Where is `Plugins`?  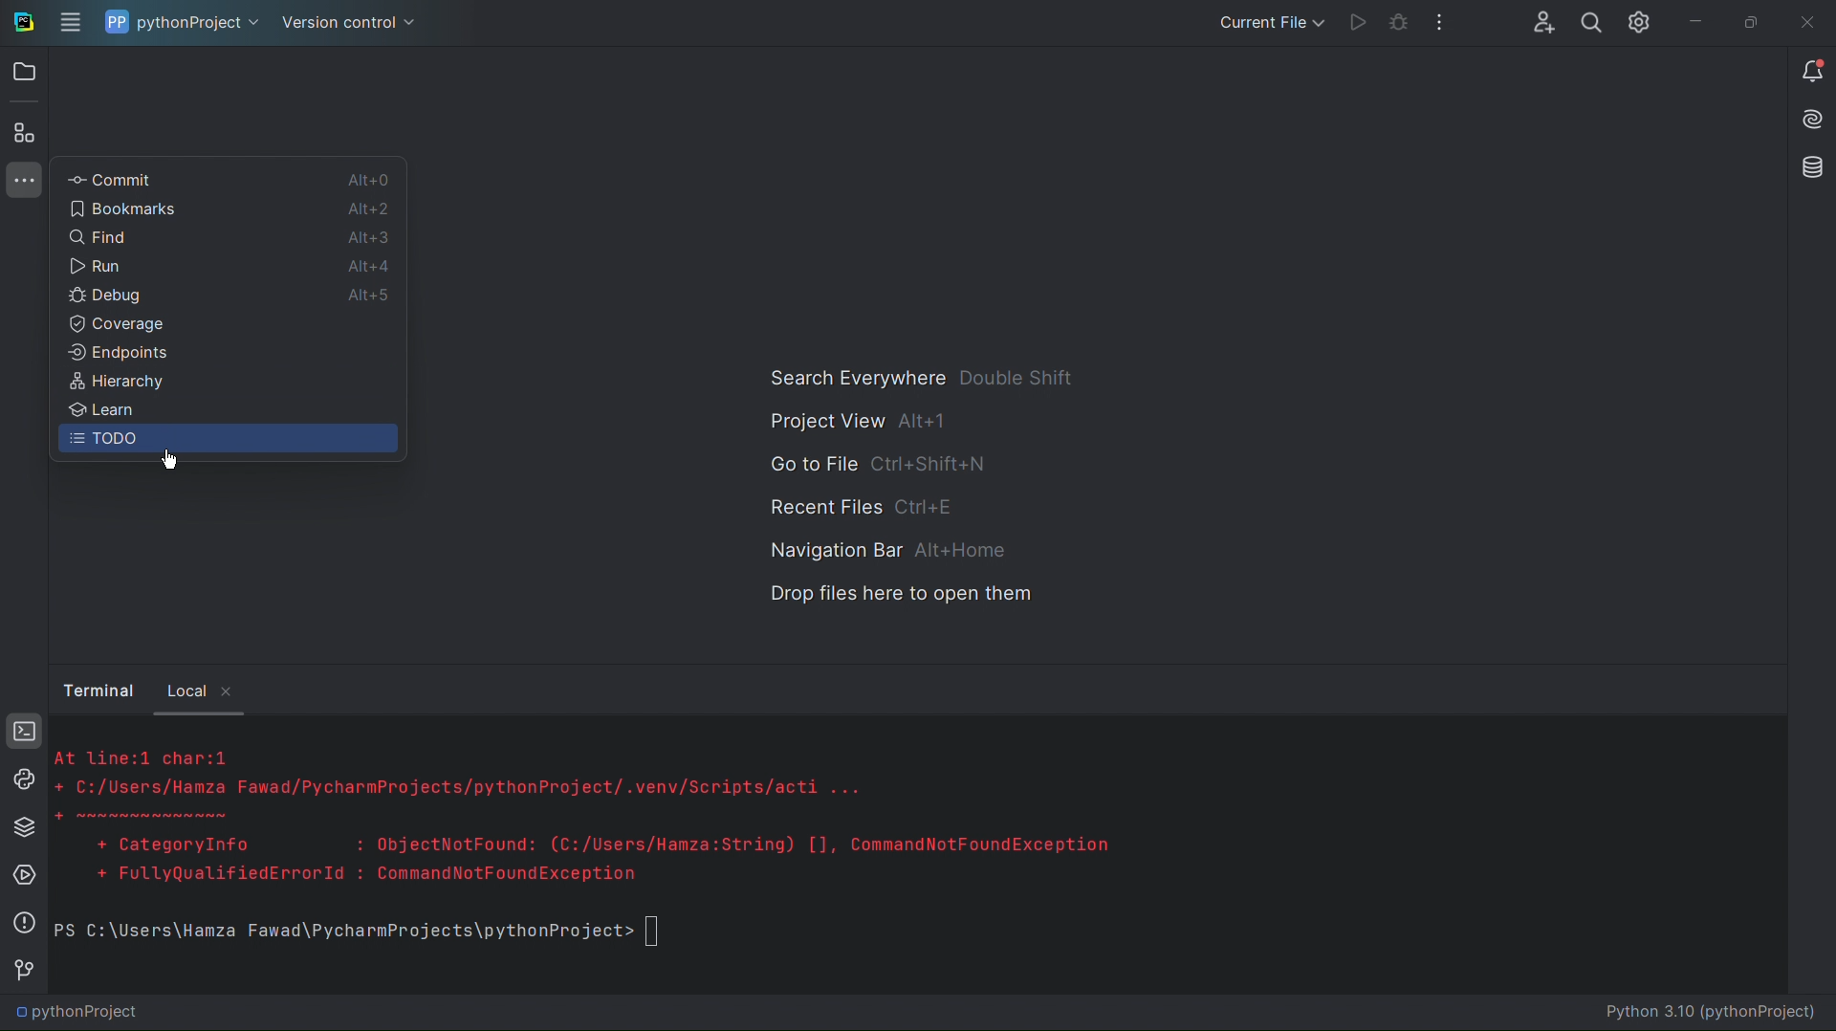 Plugins is located at coordinates (23, 133).